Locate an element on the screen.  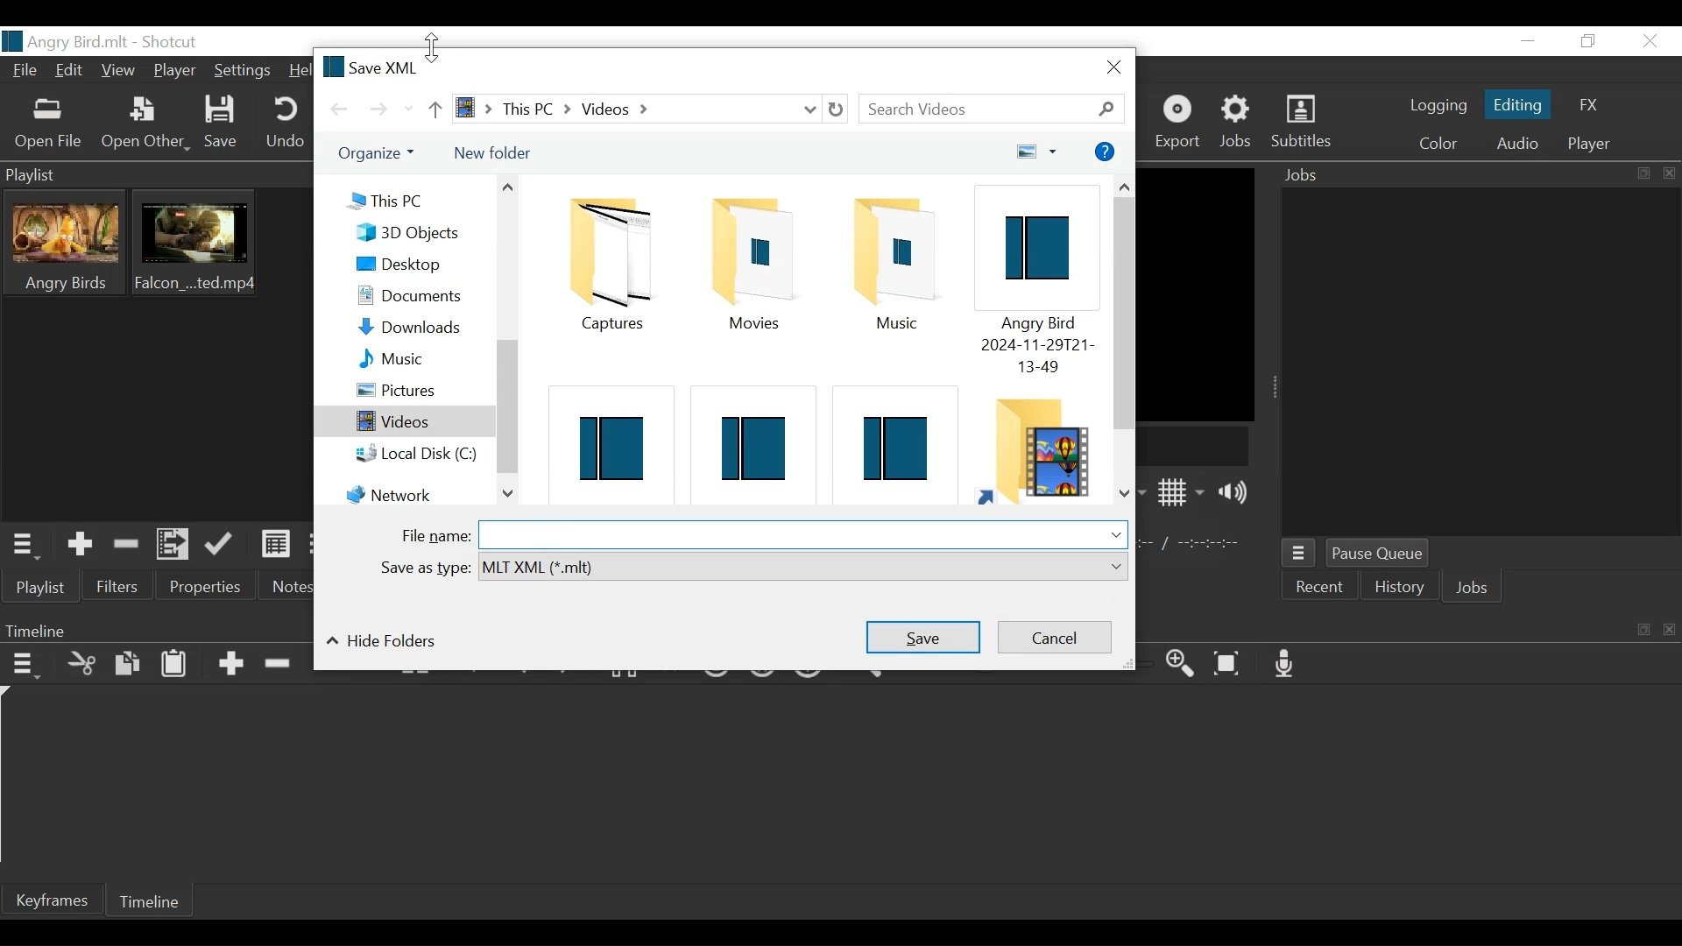
Timeline is located at coordinates (157, 901).